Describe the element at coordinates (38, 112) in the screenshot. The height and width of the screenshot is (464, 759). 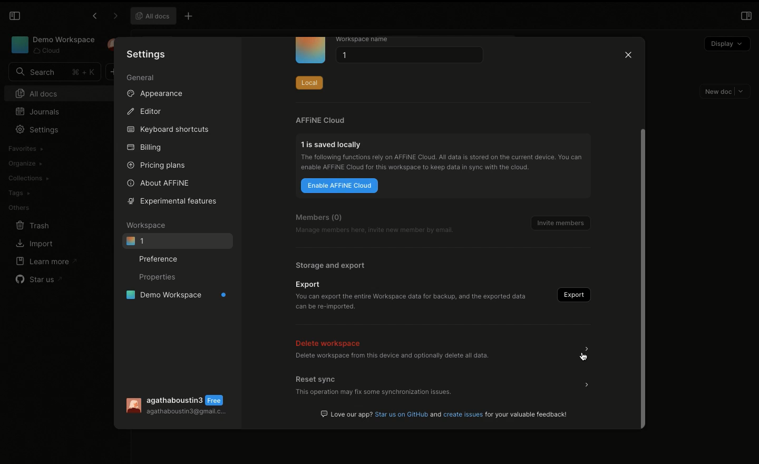
I see `Journals` at that location.